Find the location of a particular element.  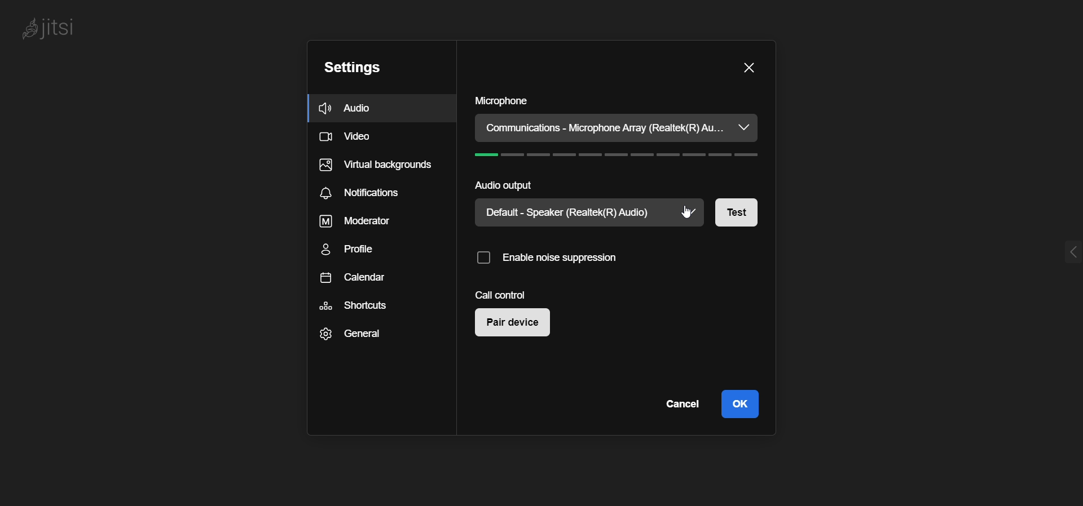

audio output is located at coordinates (501, 186).